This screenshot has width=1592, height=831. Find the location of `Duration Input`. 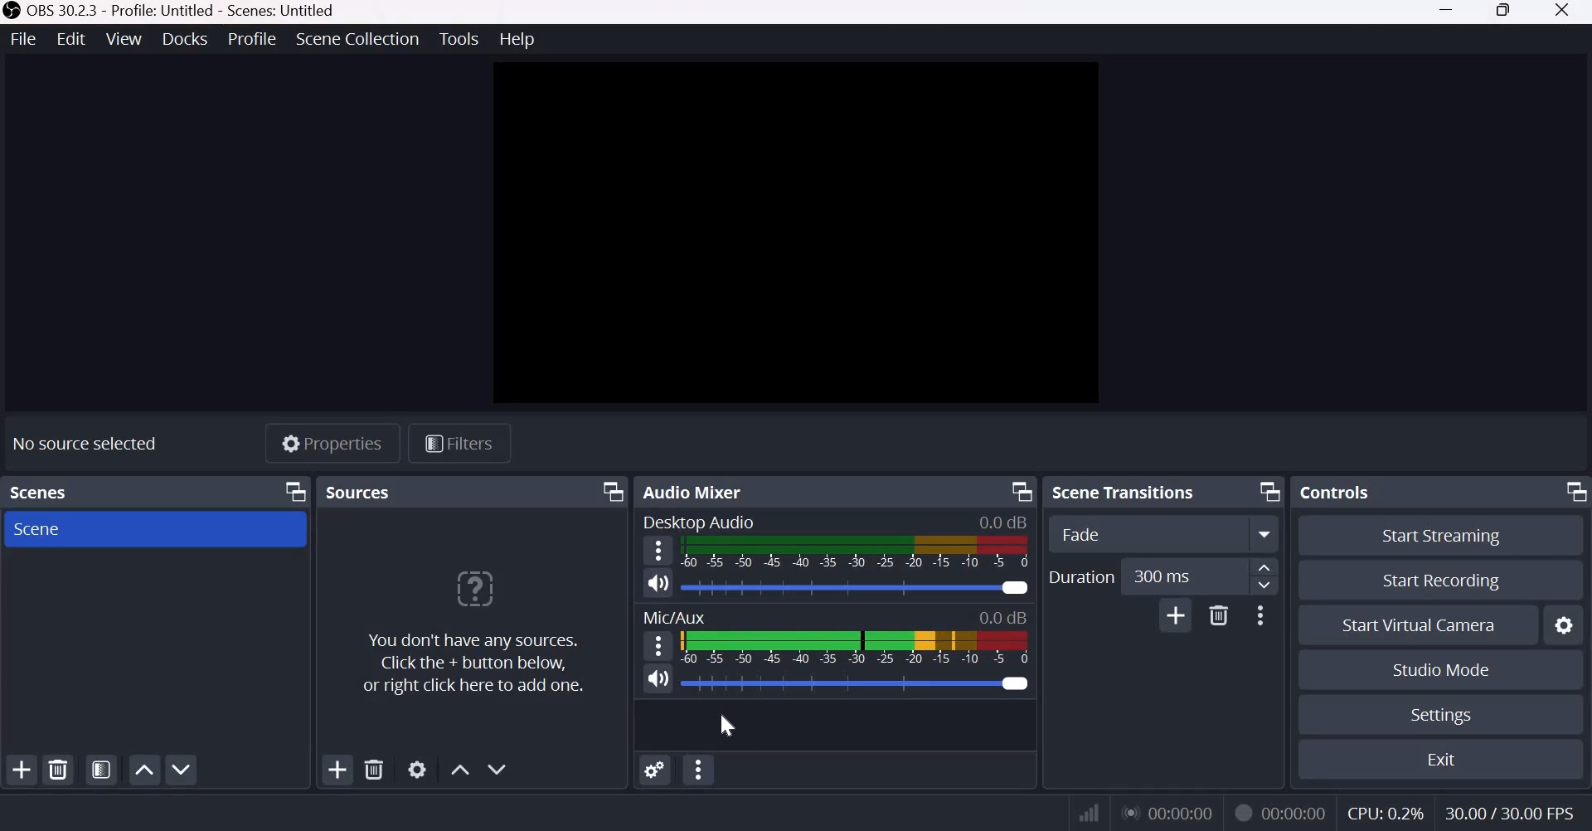

Duration Input is located at coordinates (1200, 576).